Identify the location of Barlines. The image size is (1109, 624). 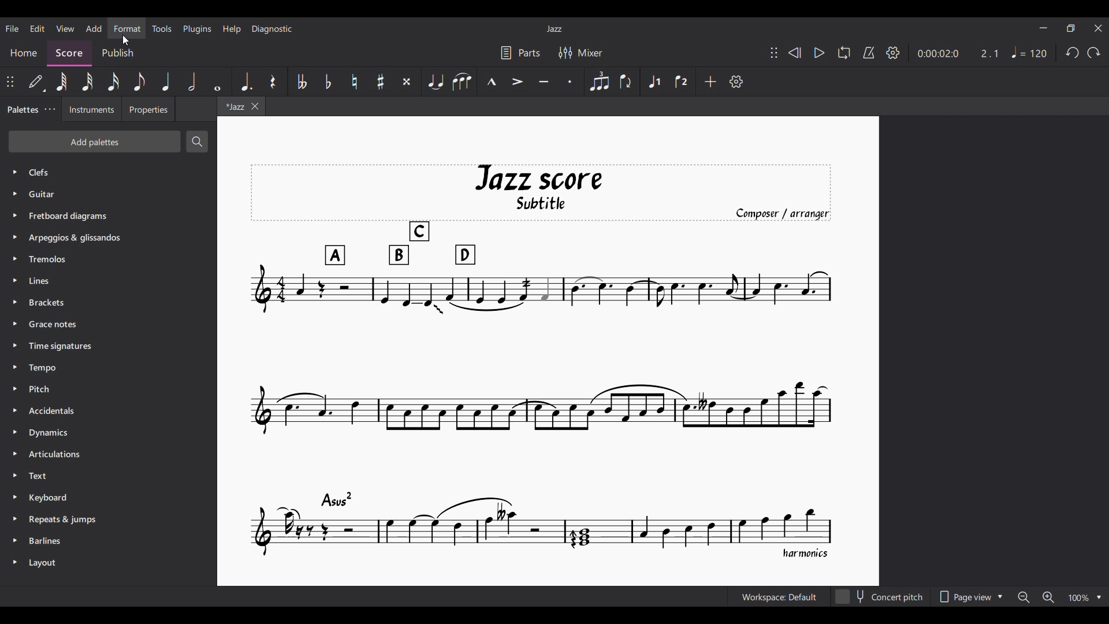
(49, 541).